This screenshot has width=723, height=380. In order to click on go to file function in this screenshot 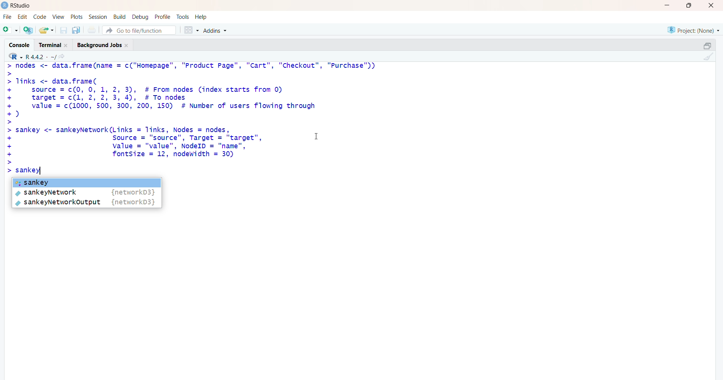, I will do `click(139, 30)`.